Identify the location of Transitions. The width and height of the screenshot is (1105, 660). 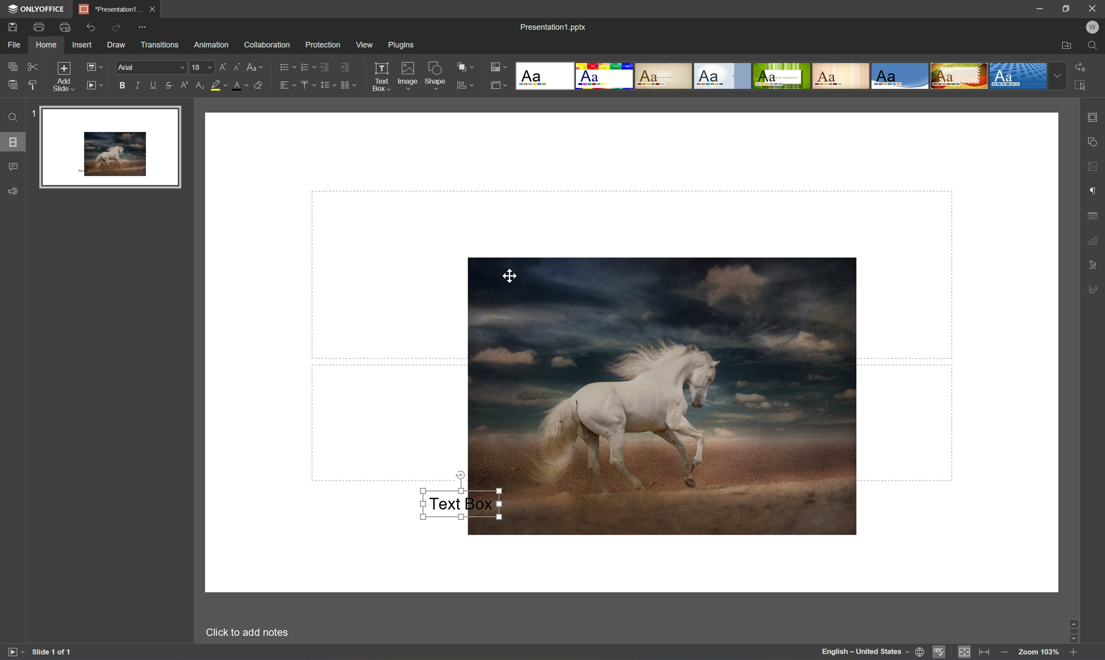
(160, 45).